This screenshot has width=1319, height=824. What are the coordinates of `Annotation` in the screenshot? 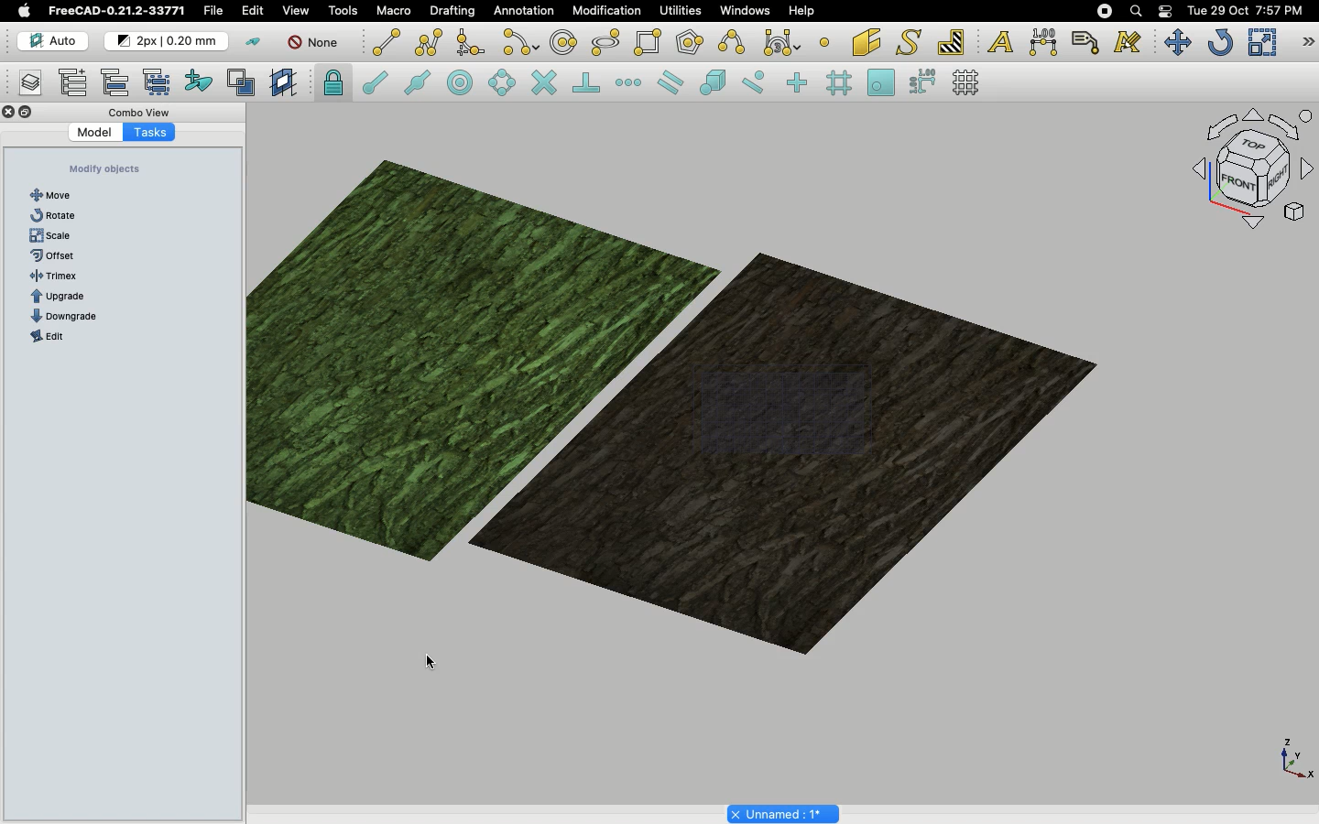 It's located at (524, 10).